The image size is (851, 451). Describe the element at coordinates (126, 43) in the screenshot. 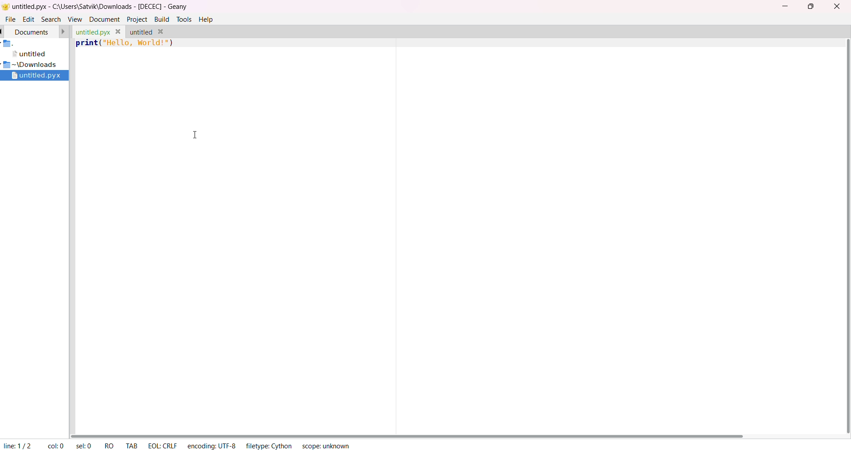

I see `print ("Hello World")` at that location.